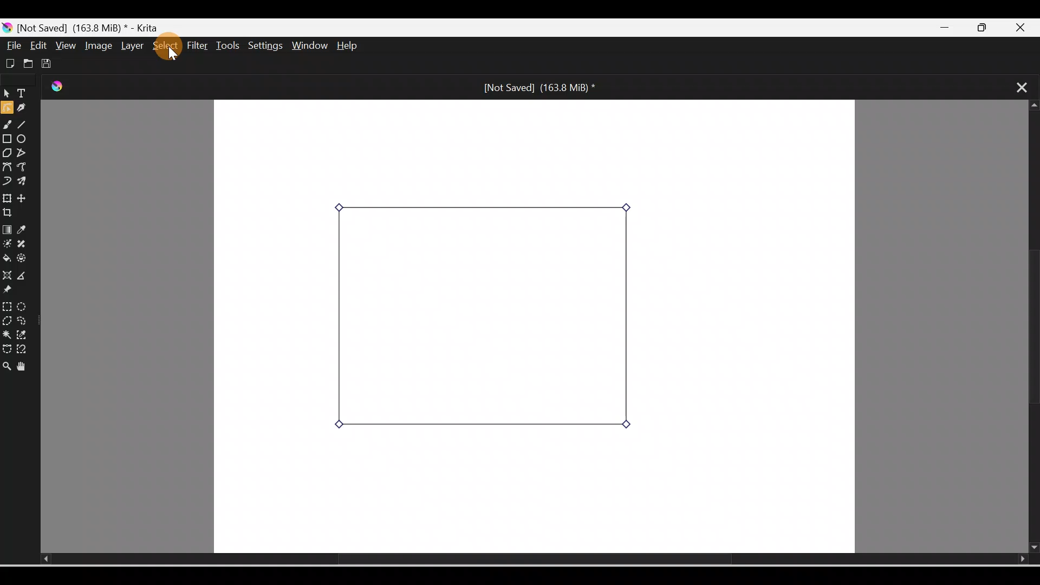  Describe the element at coordinates (1026, 26) in the screenshot. I see `Close` at that location.